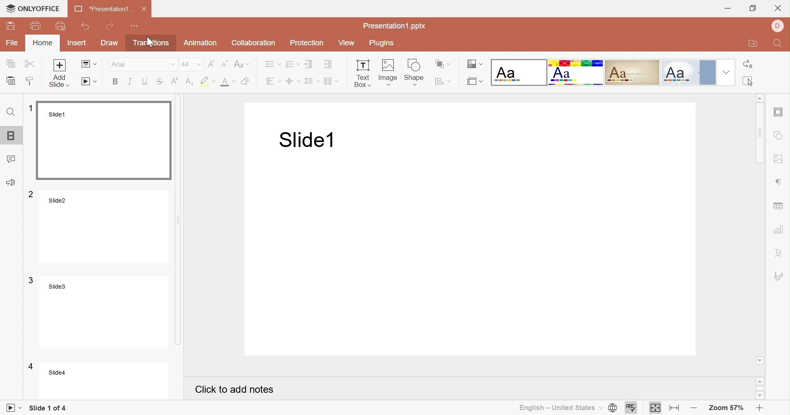  Describe the element at coordinates (728, 72) in the screenshot. I see `Drop down` at that location.